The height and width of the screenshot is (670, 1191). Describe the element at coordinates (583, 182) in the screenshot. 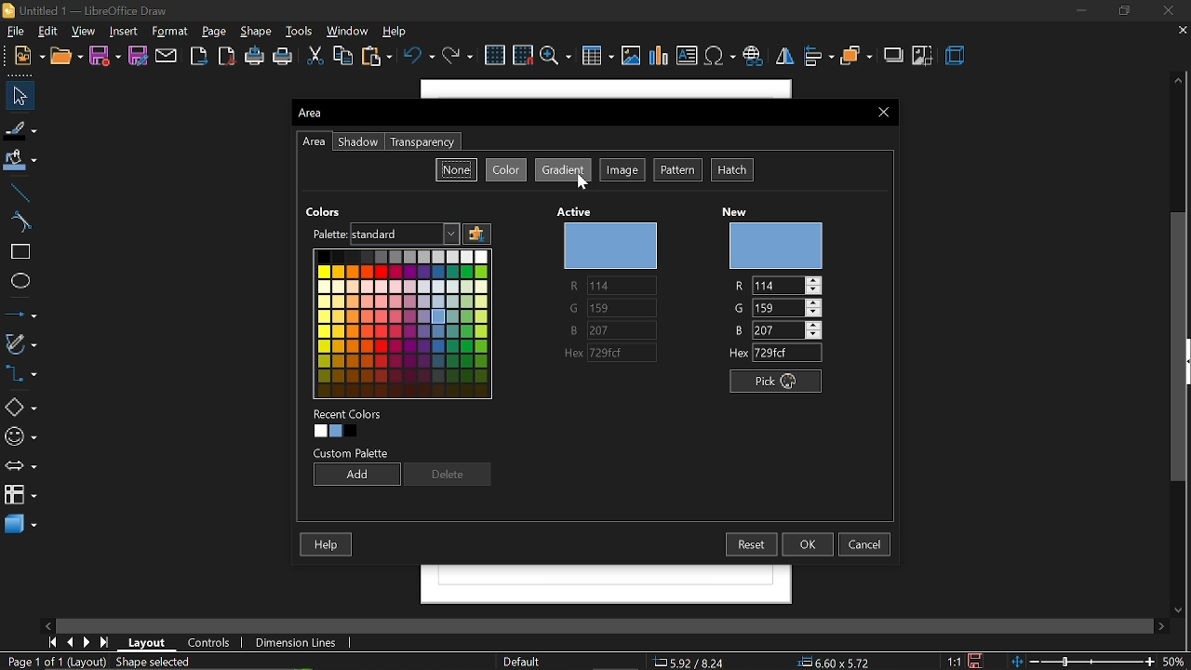

I see `Cursor` at that location.